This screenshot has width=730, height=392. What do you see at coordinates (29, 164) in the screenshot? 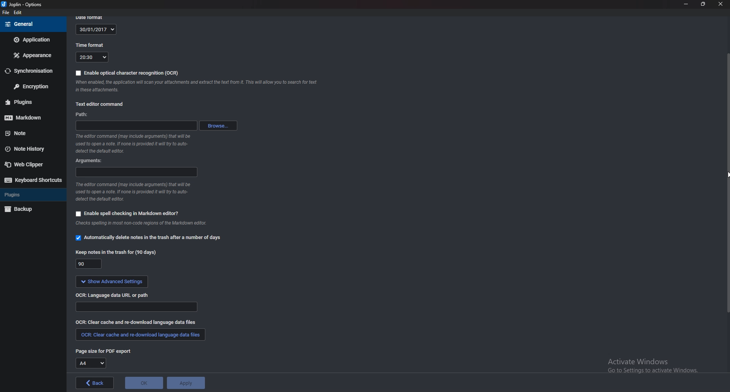
I see `Web clipper` at bounding box center [29, 164].